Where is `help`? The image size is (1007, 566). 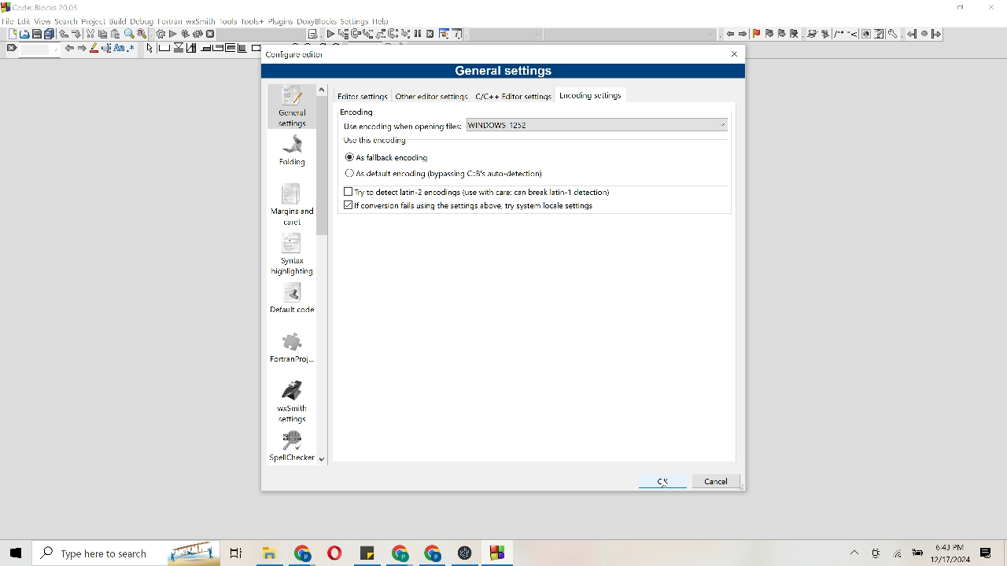
help is located at coordinates (381, 21).